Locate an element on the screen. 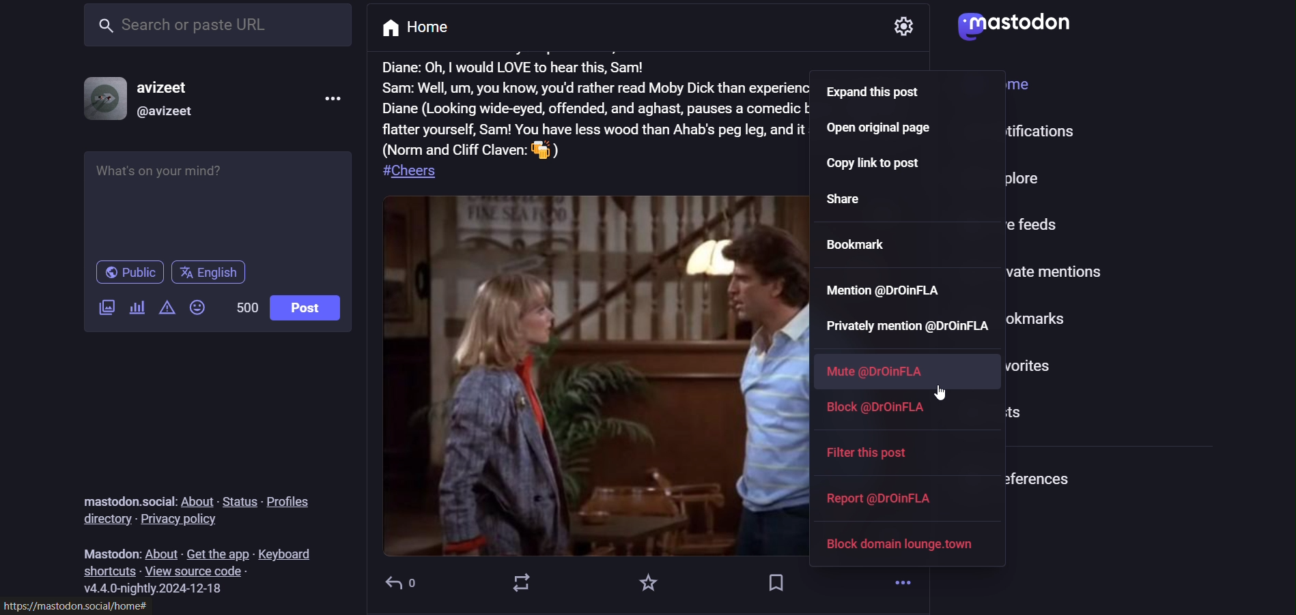 The height and width of the screenshot is (615, 1296). content warning is located at coordinates (166, 308).